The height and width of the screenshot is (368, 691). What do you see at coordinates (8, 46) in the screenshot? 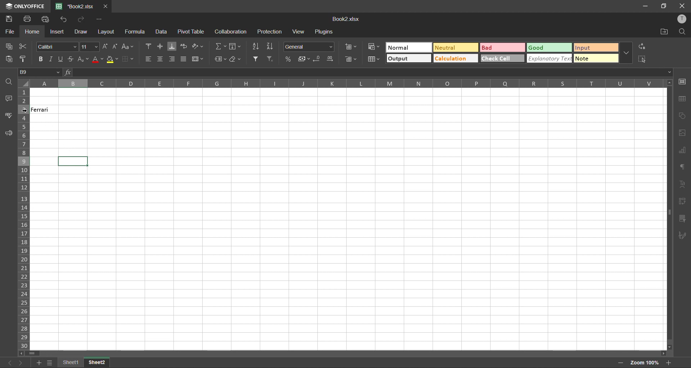
I see `copy` at bounding box center [8, 46].